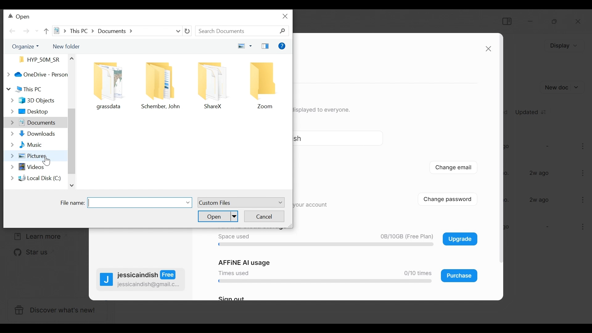 This screenshot has width=592, height=333. What do you see at coordinates (266, 107) in the screenshot?
I see `Zoom` at bounding box center [266, 107].